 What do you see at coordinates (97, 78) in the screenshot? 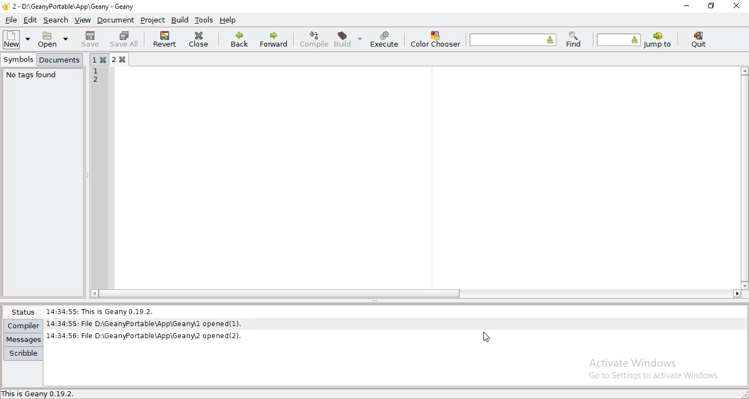
I see `12` at bounding box center [97, 78].